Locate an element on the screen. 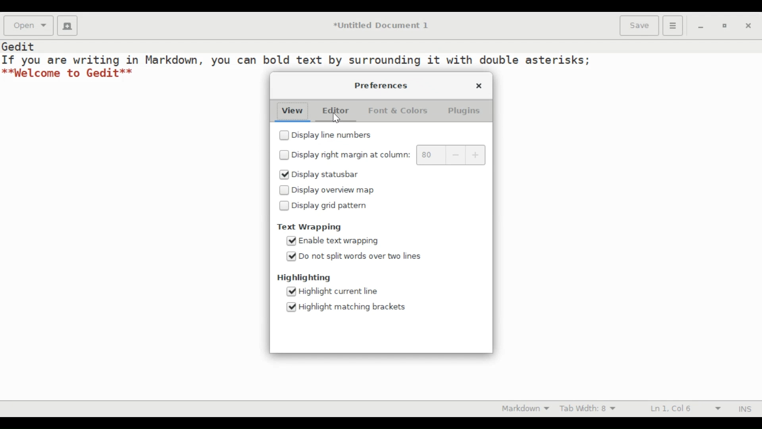 The width and height of the screenshot is (762, 429). Display line numbers is located at coordinates (336, 136).